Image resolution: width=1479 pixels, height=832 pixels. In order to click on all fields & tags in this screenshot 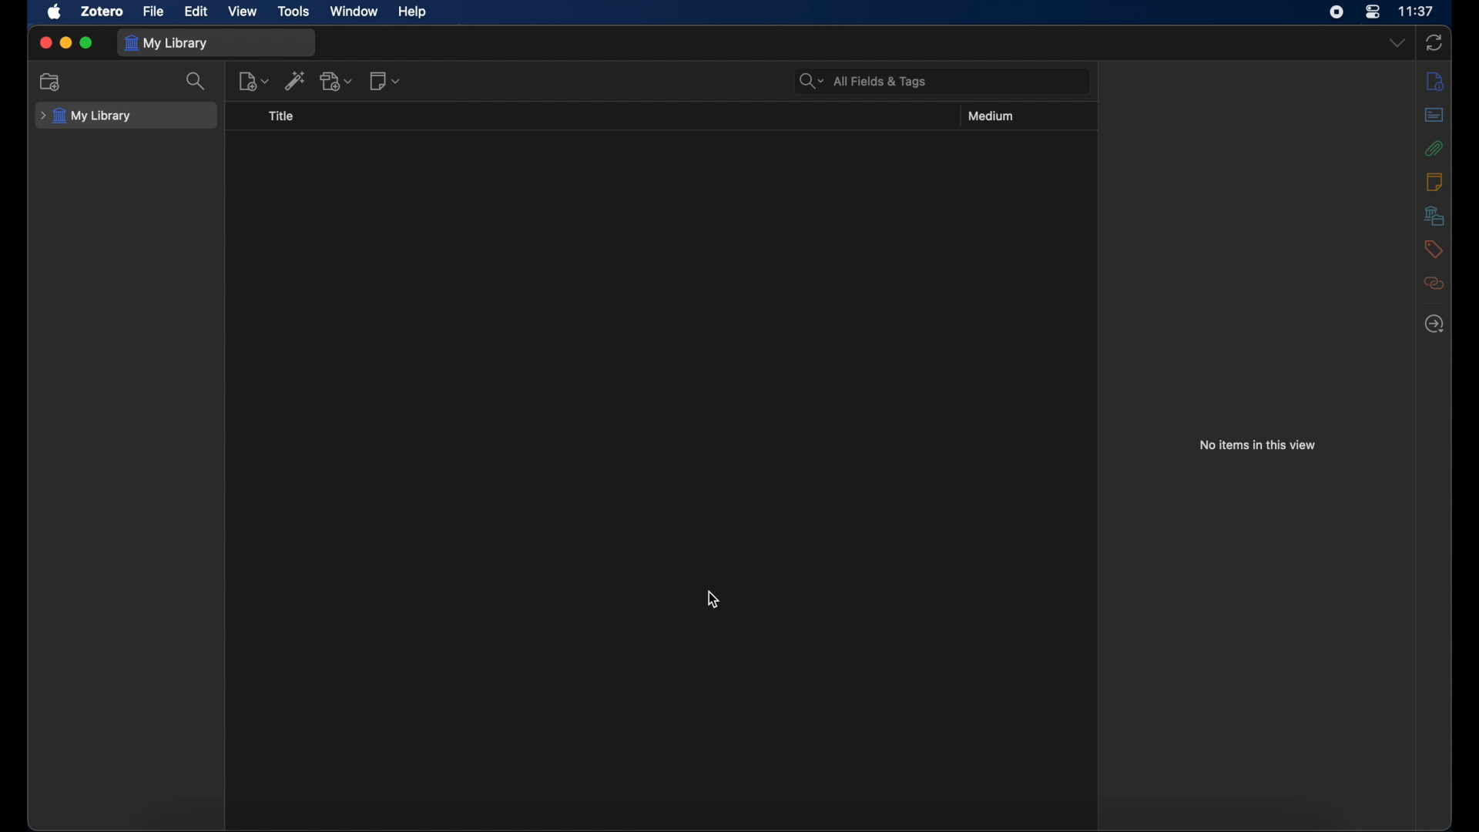, I will do `click(864, 80)`.